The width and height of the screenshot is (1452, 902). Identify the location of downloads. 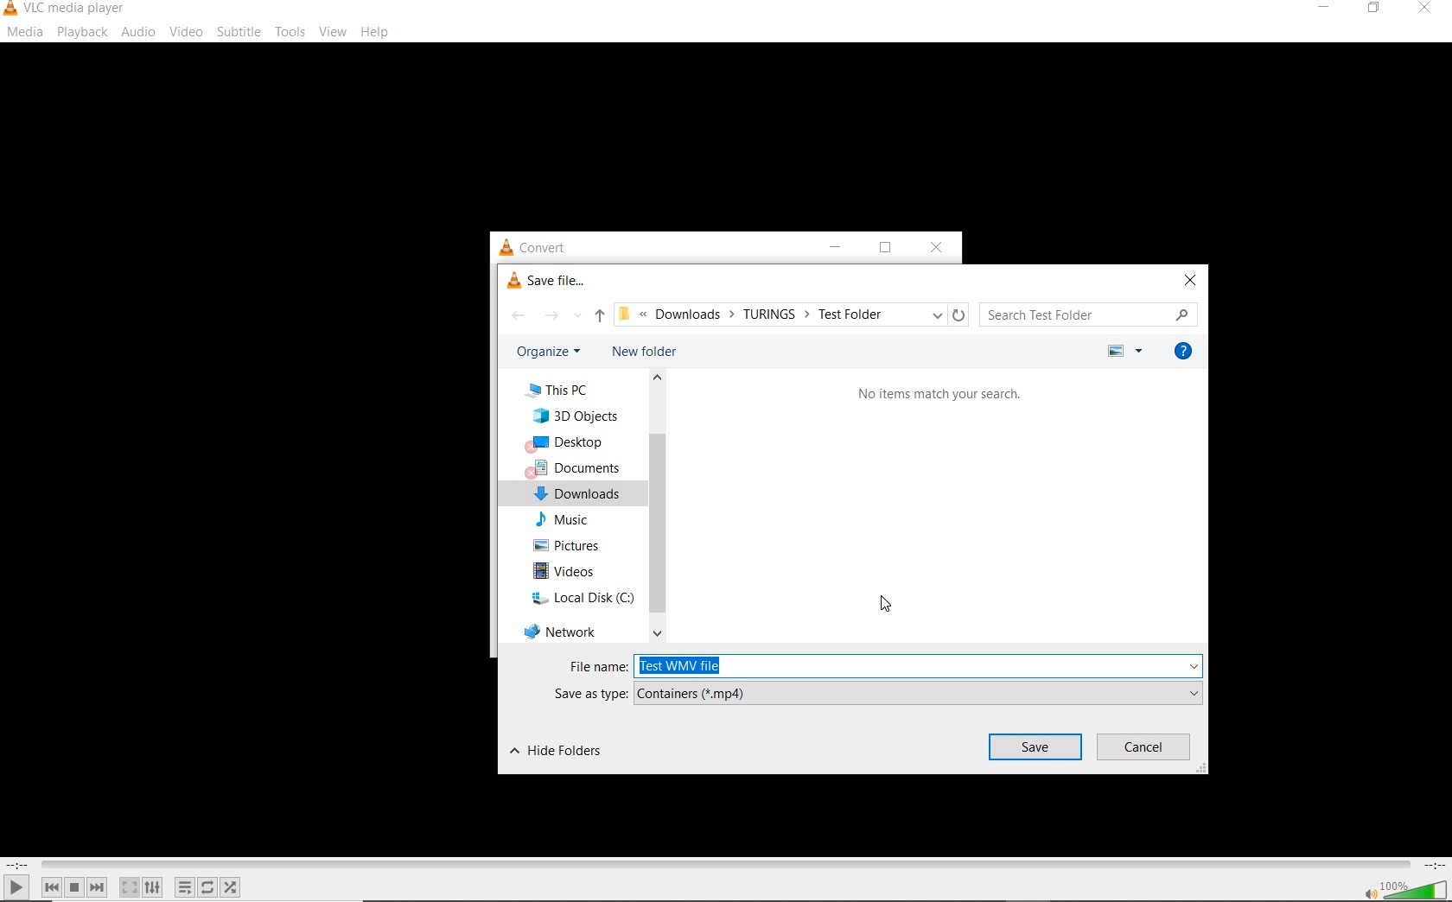
(576, 492).